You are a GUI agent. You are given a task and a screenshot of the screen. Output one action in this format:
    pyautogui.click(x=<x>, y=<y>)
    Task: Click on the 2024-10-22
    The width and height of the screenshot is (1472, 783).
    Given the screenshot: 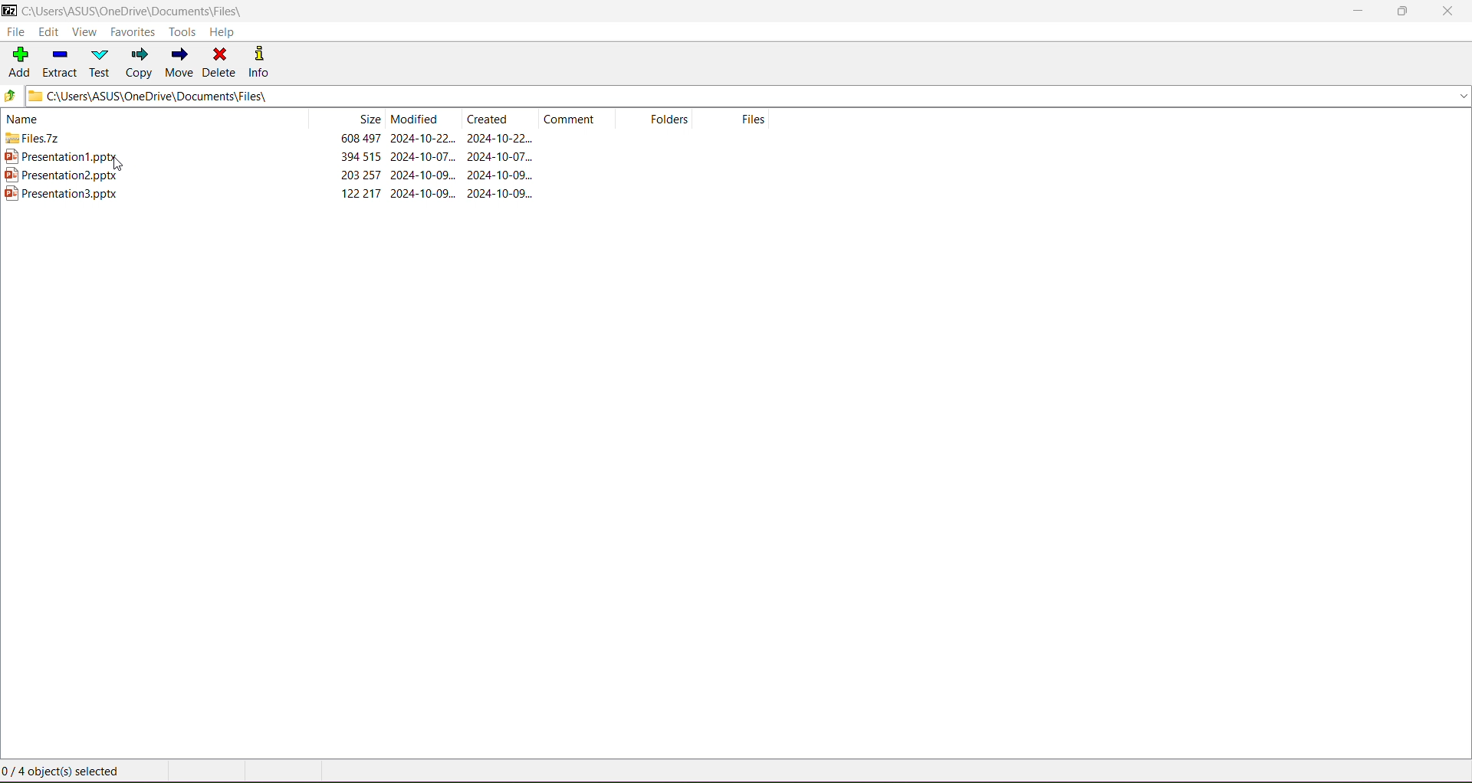 What is the action you would take?
    pyautogui.click(x=423, y=138)
    